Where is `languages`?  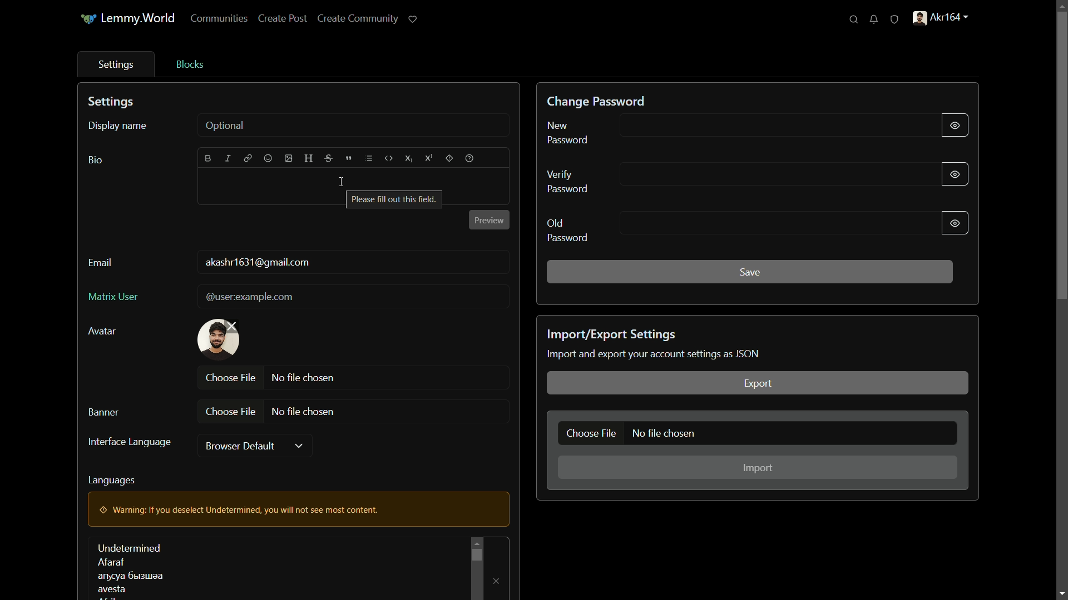 languages is located at coordinates (112, 481).